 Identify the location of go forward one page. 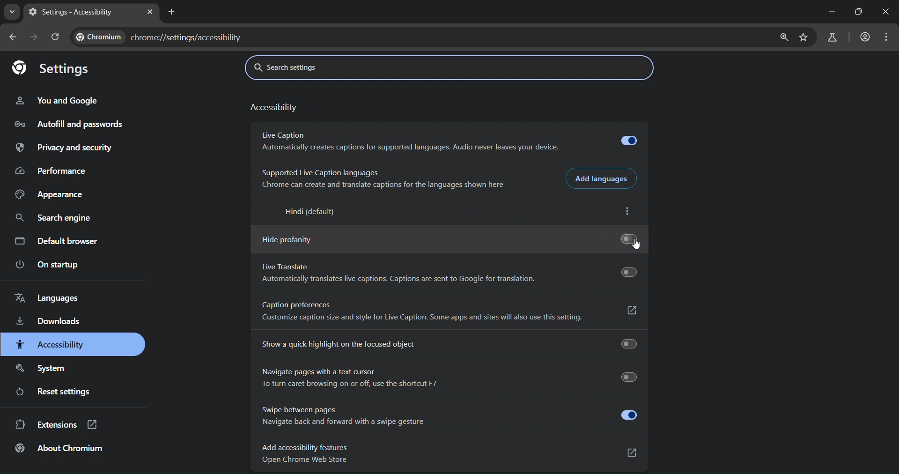
(33, 37).